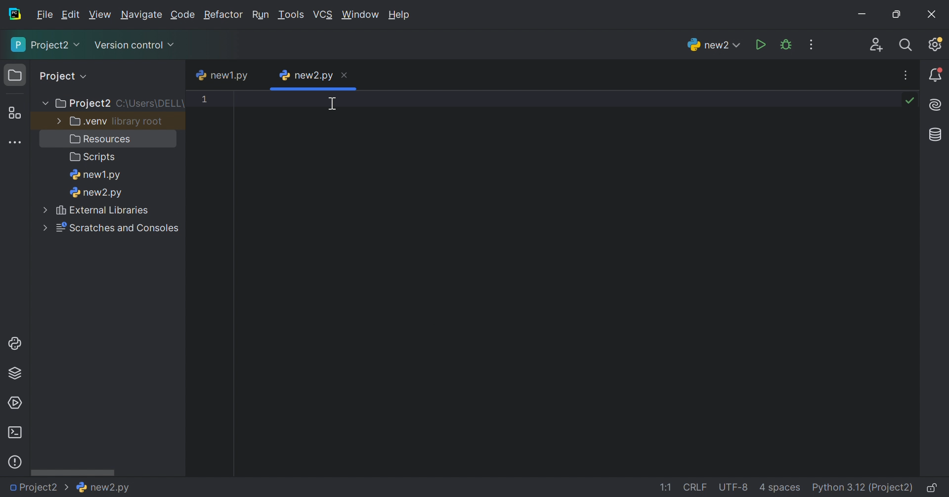 This screenshot has width=949, height=497. What do you see at coordinates (780, 486) in the screenshot?
I see `4 spaces` at bounding box center [780, 486].